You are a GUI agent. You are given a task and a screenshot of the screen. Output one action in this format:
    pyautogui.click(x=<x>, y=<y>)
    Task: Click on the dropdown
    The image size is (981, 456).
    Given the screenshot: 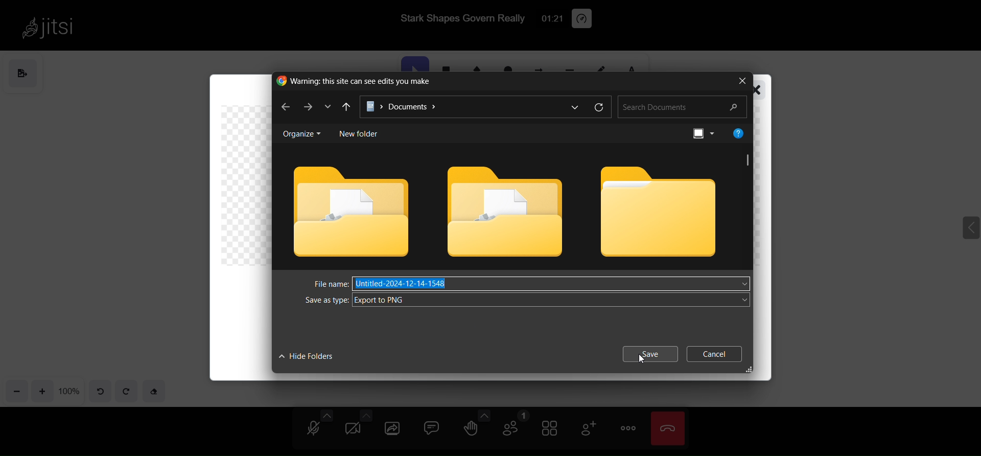 What is the action you would take?
    pyautogui.click(x=744, y=284)
    